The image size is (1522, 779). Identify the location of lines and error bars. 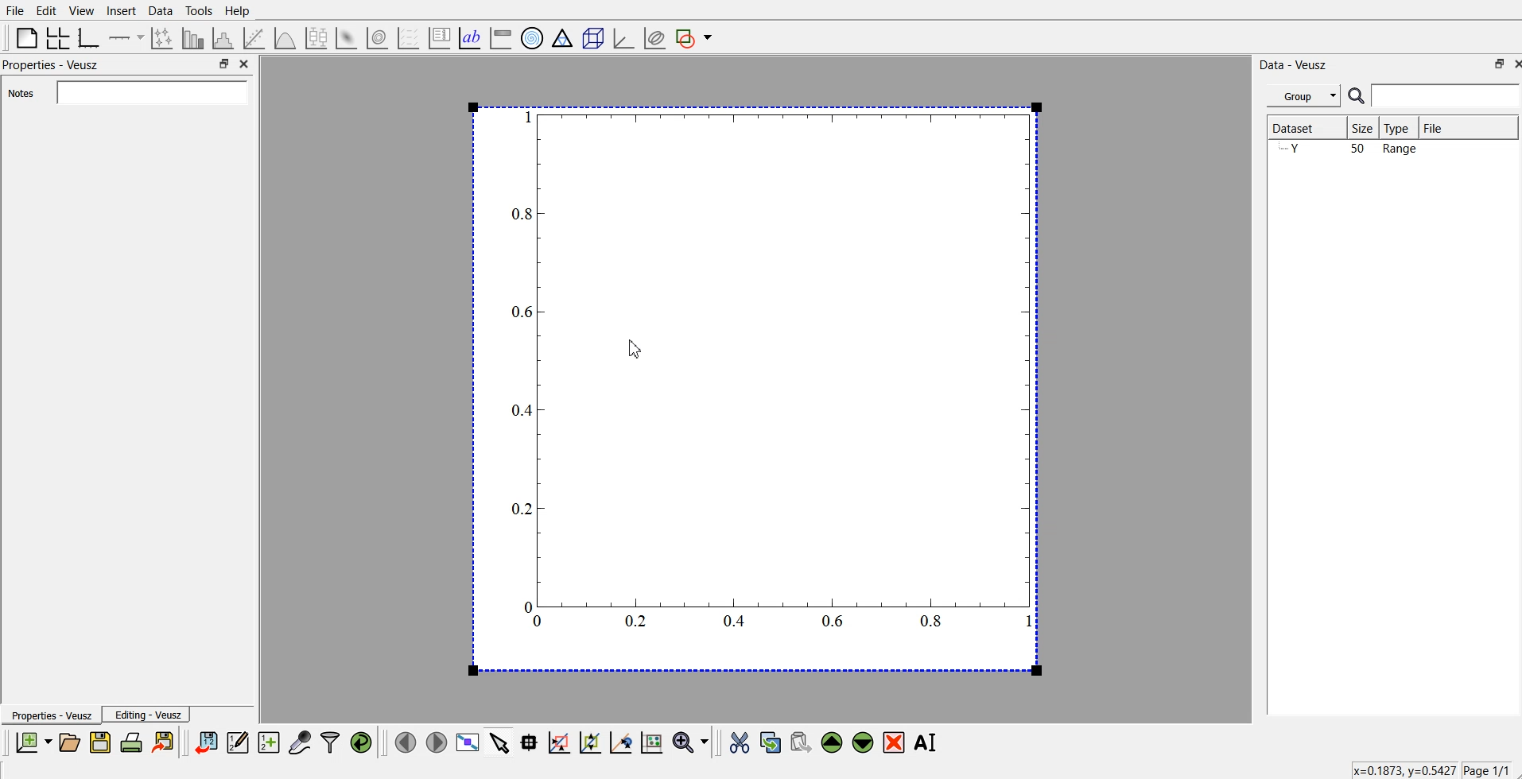
(164, 37).